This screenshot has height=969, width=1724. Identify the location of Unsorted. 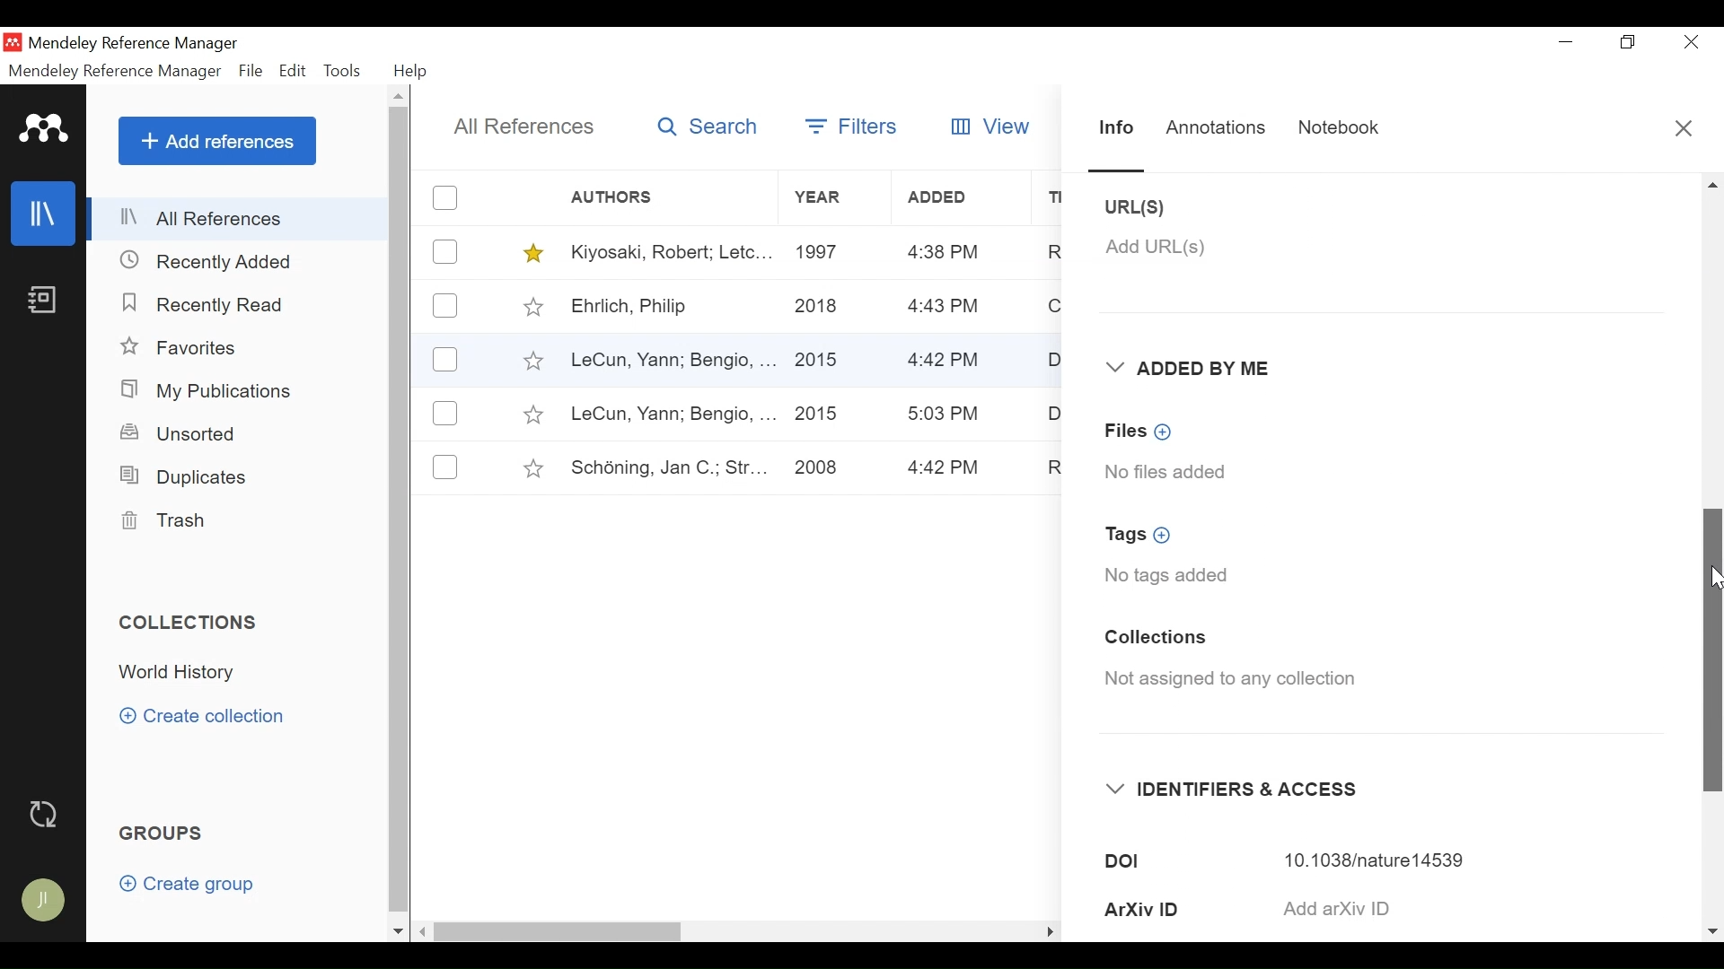
(180, 433).